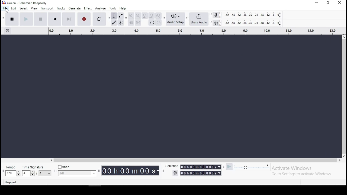 The image size is (347, 195). I want to click on tracks, so click(61, 8).